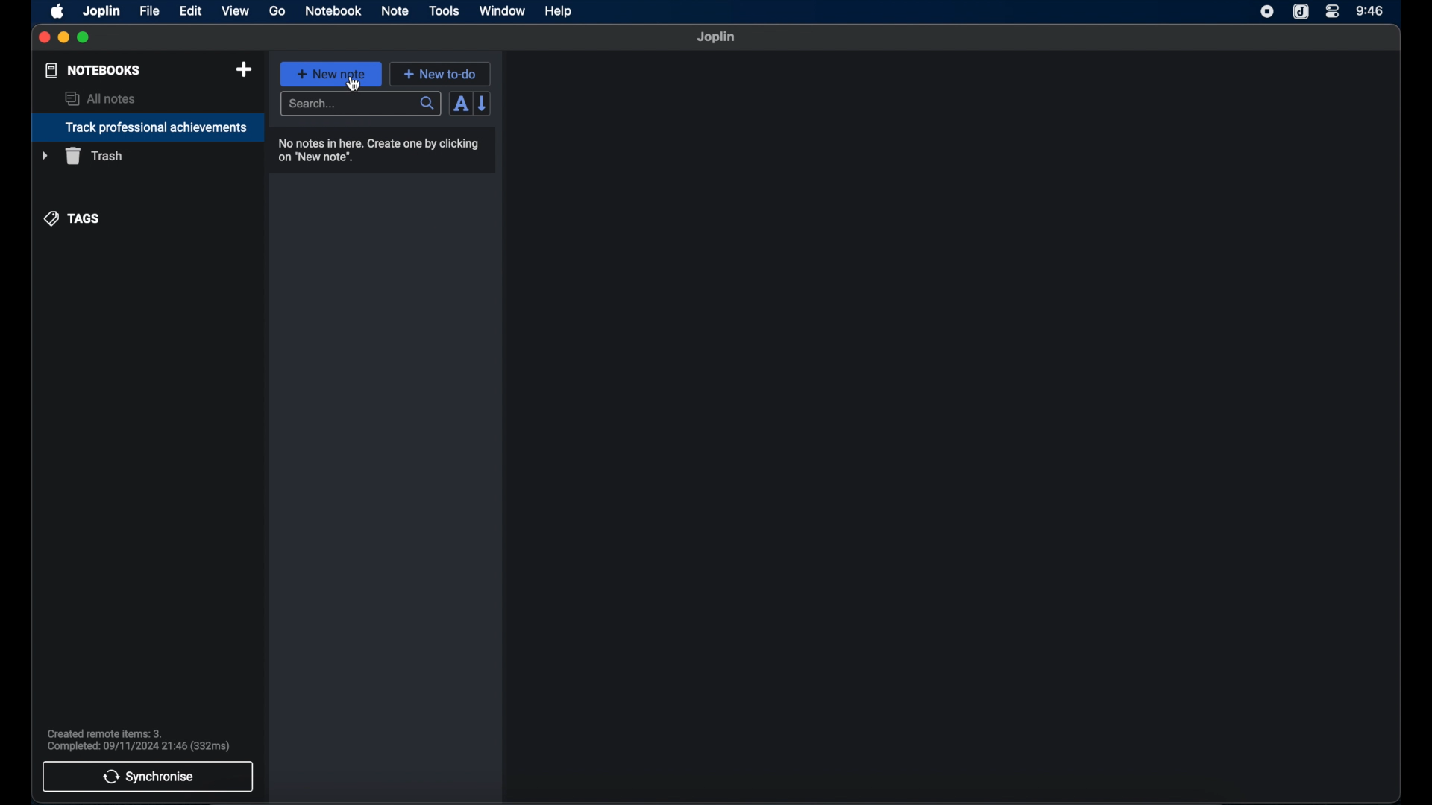 This screenshot has height=805, width=1432. I want to click on trash, so click(82, 156).